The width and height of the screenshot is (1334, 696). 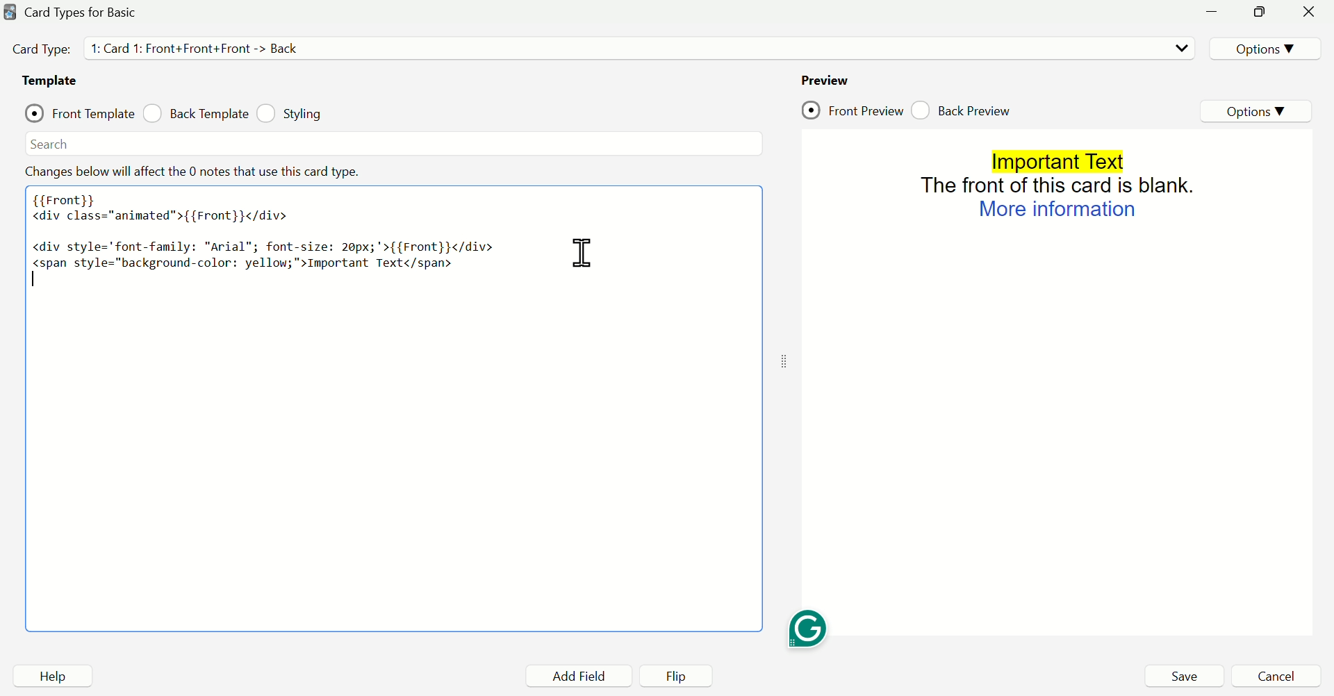 I want to click on Insertion cursor, so click(x=677, y=247).